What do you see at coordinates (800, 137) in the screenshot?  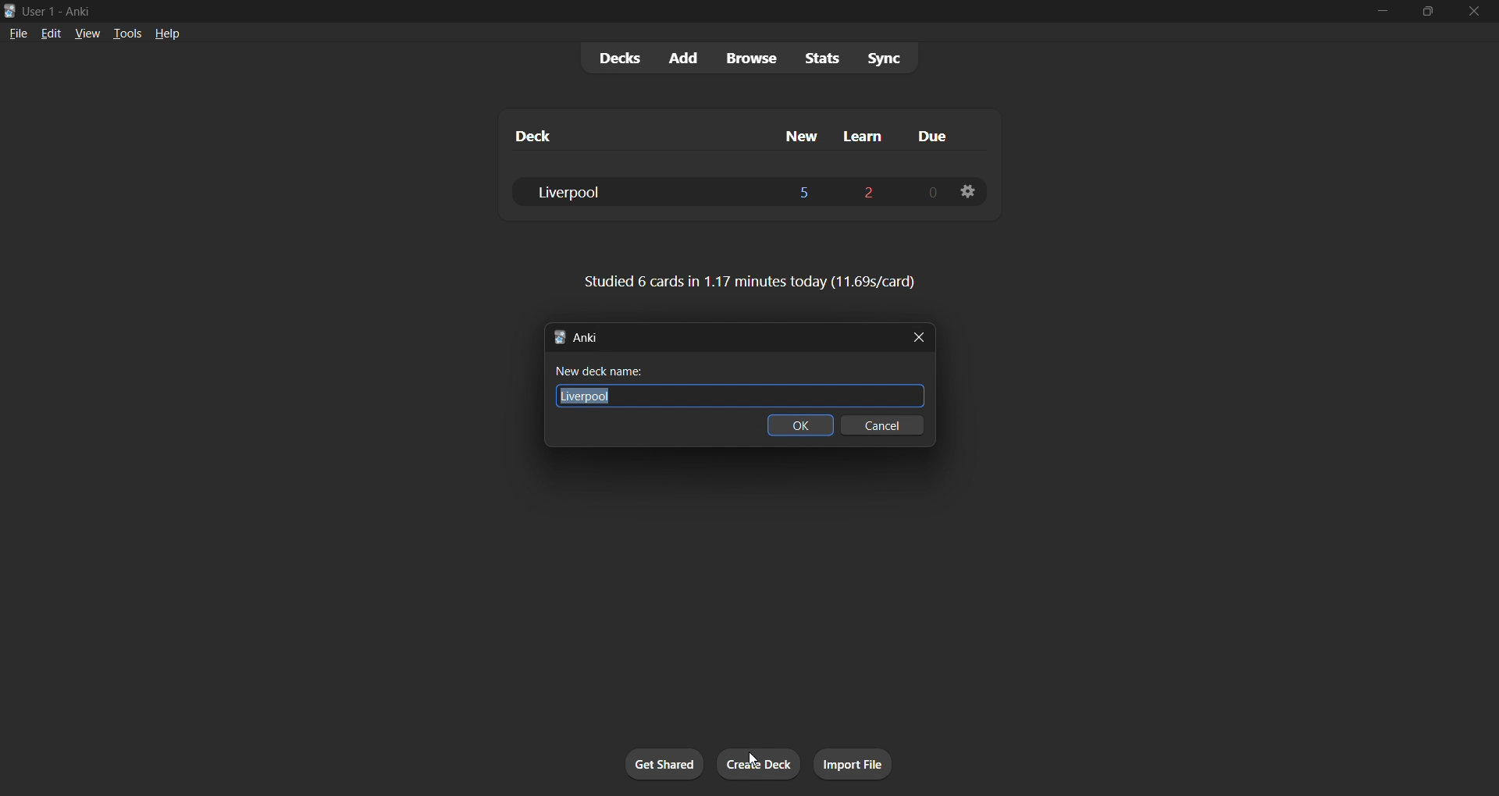 I see `new cards column` at bounding box center [800, 137].